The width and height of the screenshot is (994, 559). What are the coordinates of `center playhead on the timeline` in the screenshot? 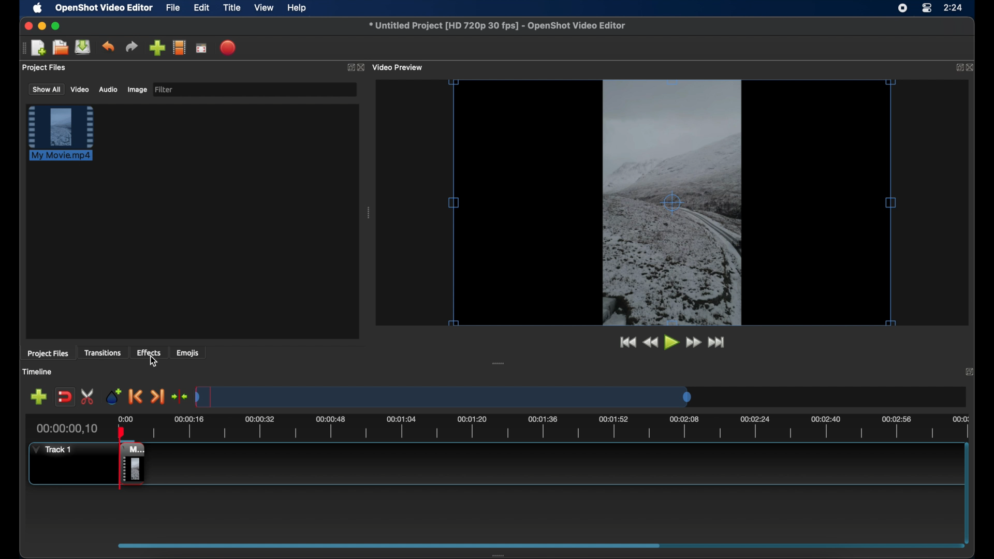 It's located at (180, 396).